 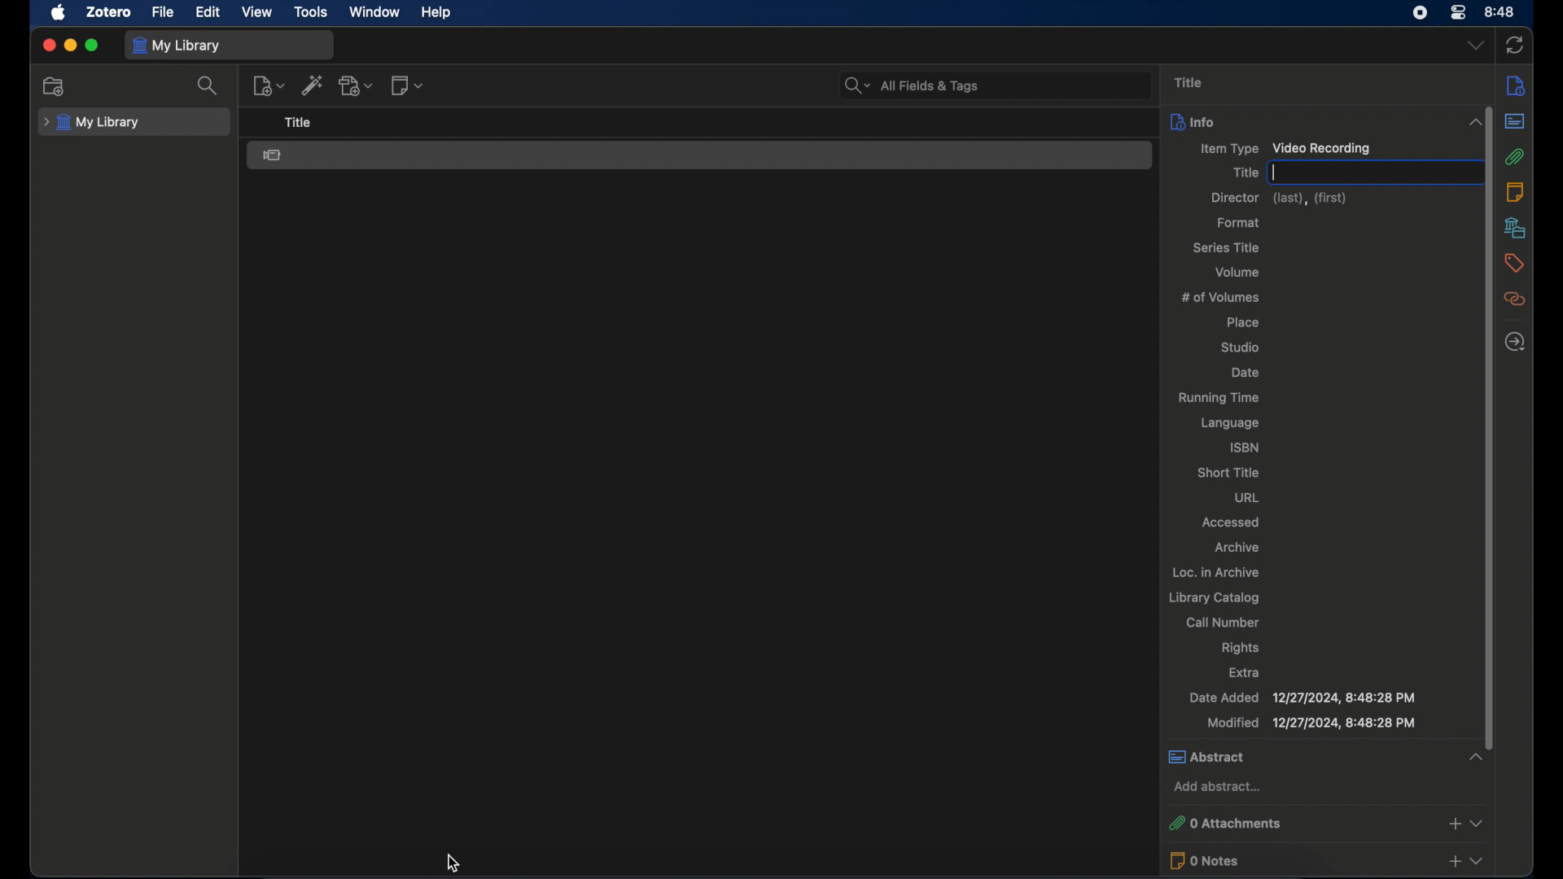 What do you see at coordinates (92, 45) in the screenshot?
I see `maximize` at bounding box center [92, 45].